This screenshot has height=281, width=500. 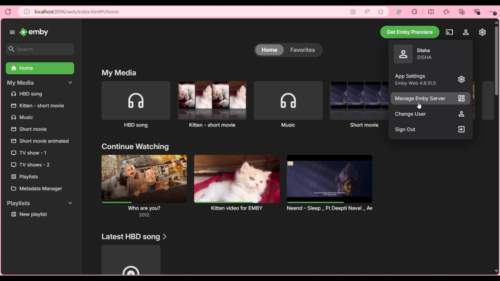 I want to click on Browser favorites, so click(x=447, y=12).